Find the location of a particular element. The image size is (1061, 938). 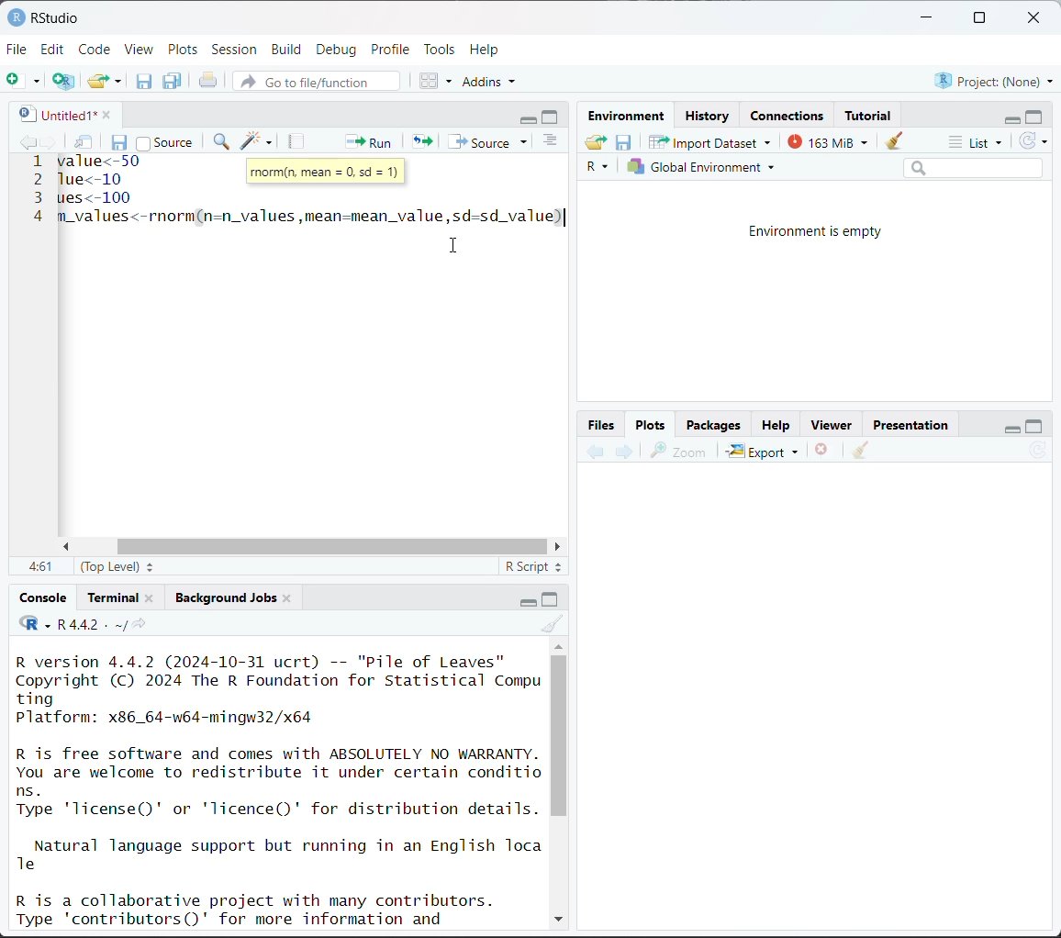

remove the current plot is located at coordinates (822, 452).